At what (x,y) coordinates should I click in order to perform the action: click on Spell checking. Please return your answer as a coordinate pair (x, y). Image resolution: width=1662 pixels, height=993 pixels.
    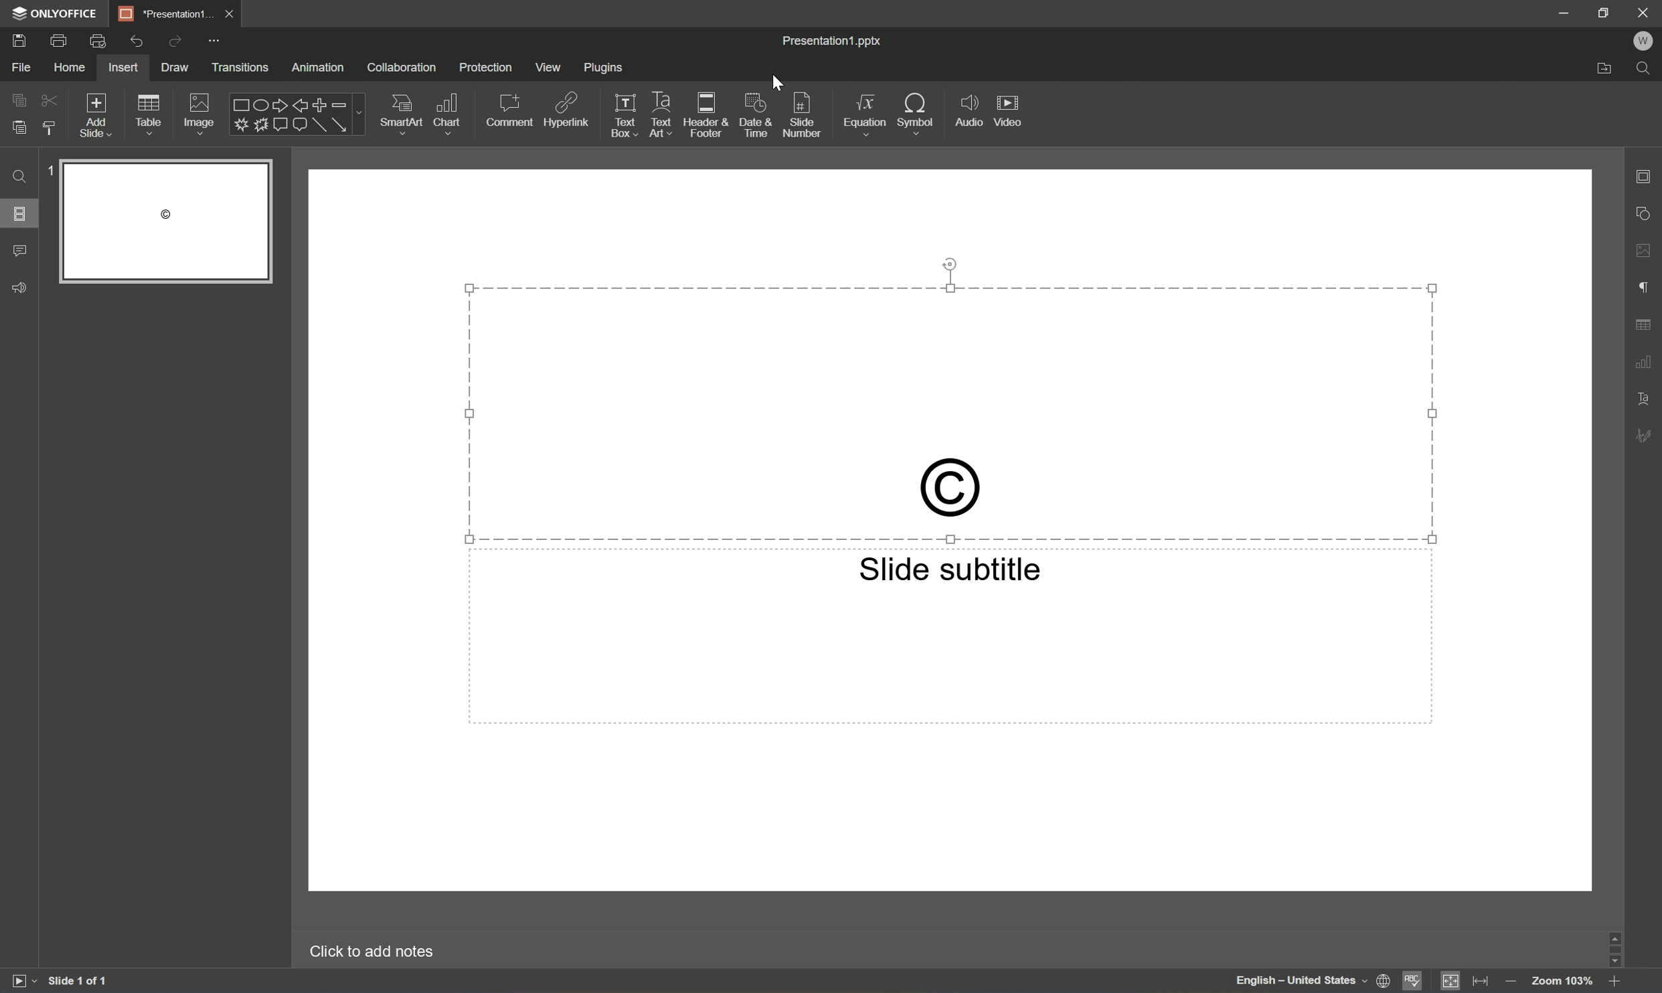
    Looking at the image, I should click on (1416, 982).